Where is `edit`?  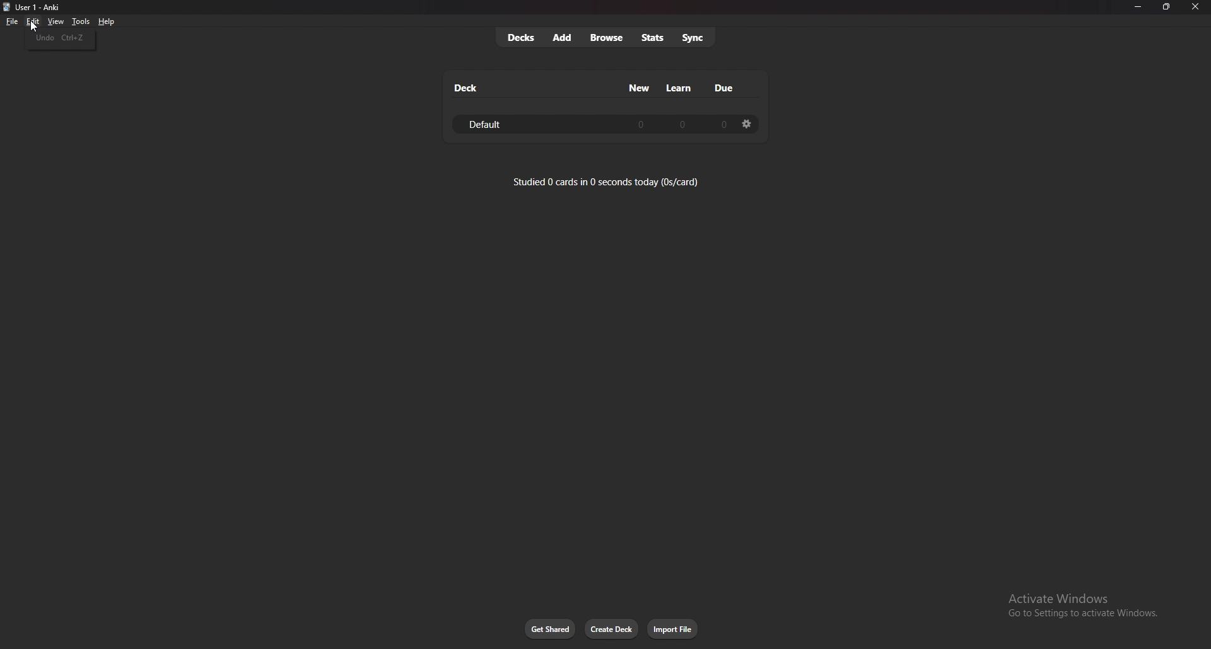 edit is located at coordinates (32, 21).